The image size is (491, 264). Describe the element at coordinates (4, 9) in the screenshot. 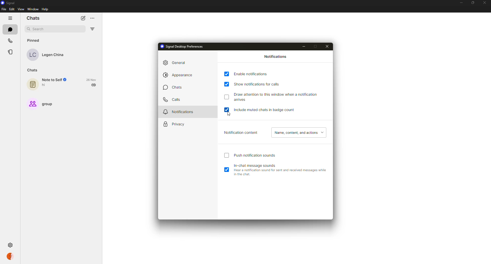

I see `file` at that location.